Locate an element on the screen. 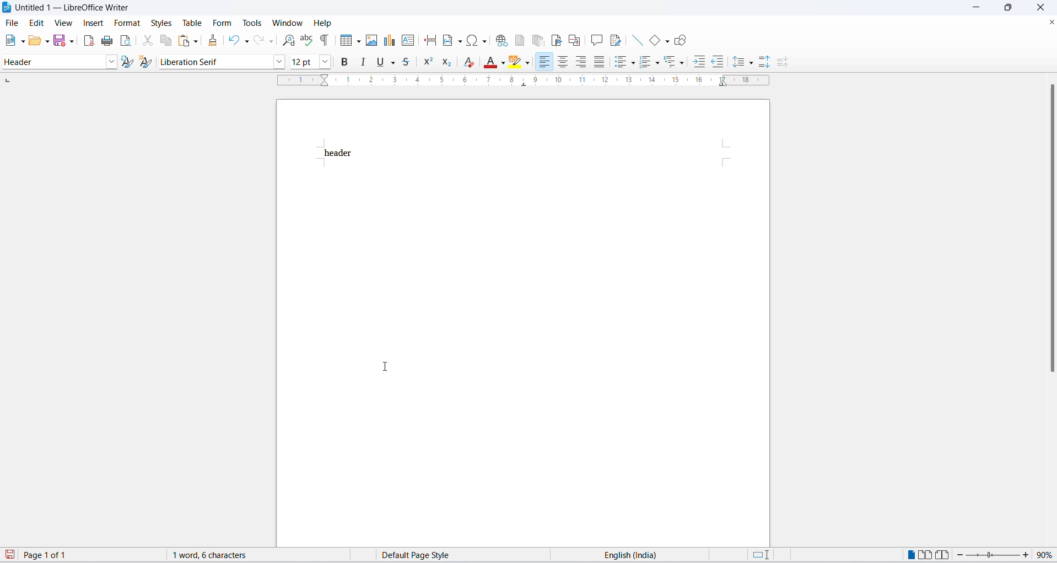 This screenshot has width=1057, height=563. table grid is located at coordinates (358, 41).